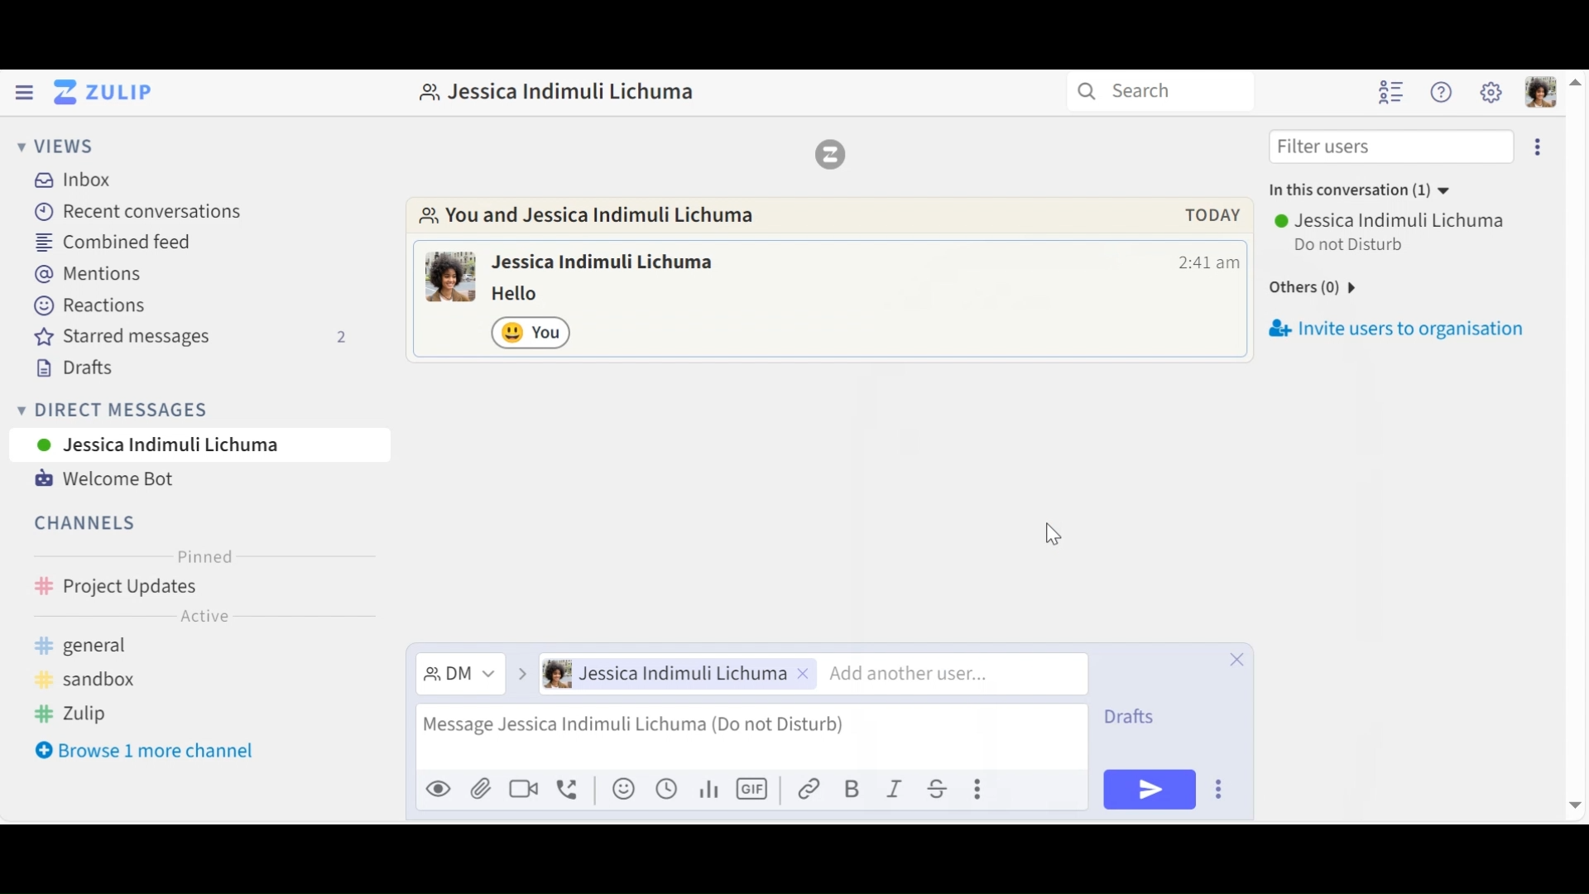 This screenshot has height=894, width=1589. Describe the element at coordinates (113, 479) in the screenshot. I see `` at that location.